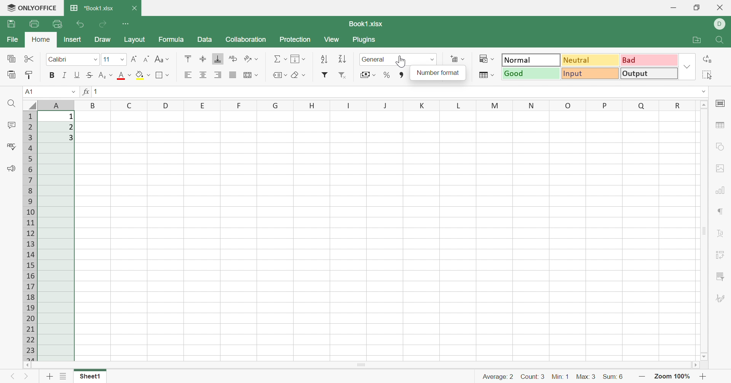  Describe the element at coordinates (13, 125) in the screenshot. I see `Comments` at that location.